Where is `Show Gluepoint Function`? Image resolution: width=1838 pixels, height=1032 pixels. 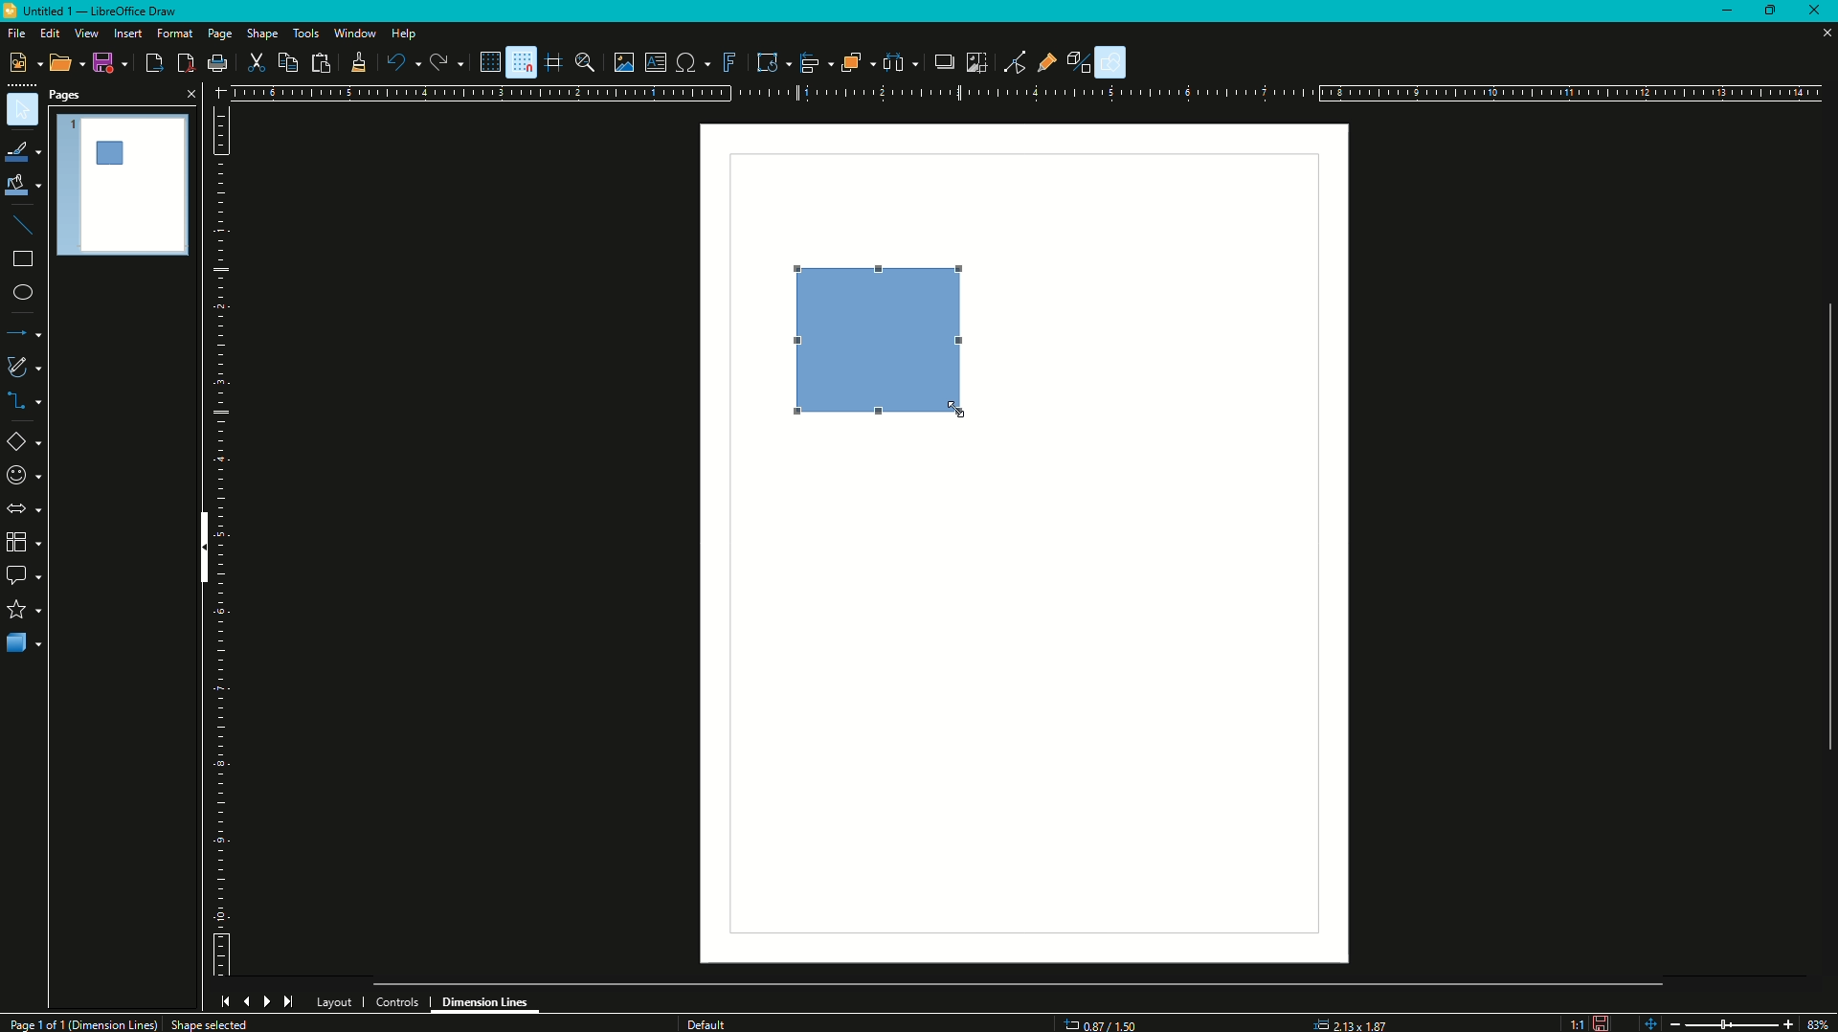
Show Gluepoint Function is located at coordinates (1052, 63).